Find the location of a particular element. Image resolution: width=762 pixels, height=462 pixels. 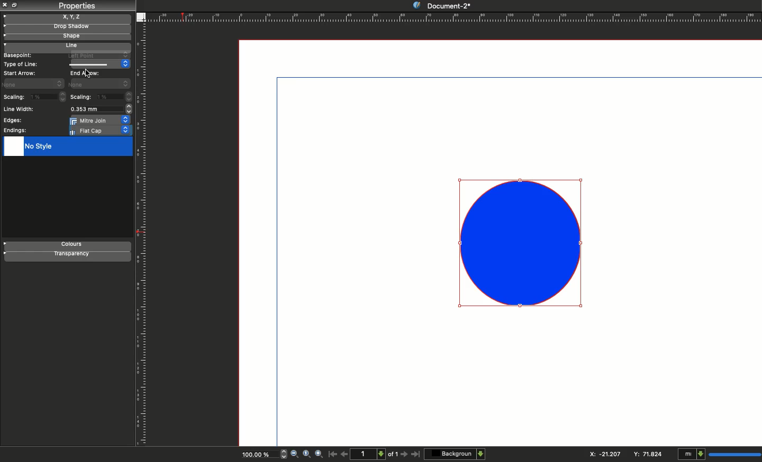

Last page is located at coordinates (416, 455).